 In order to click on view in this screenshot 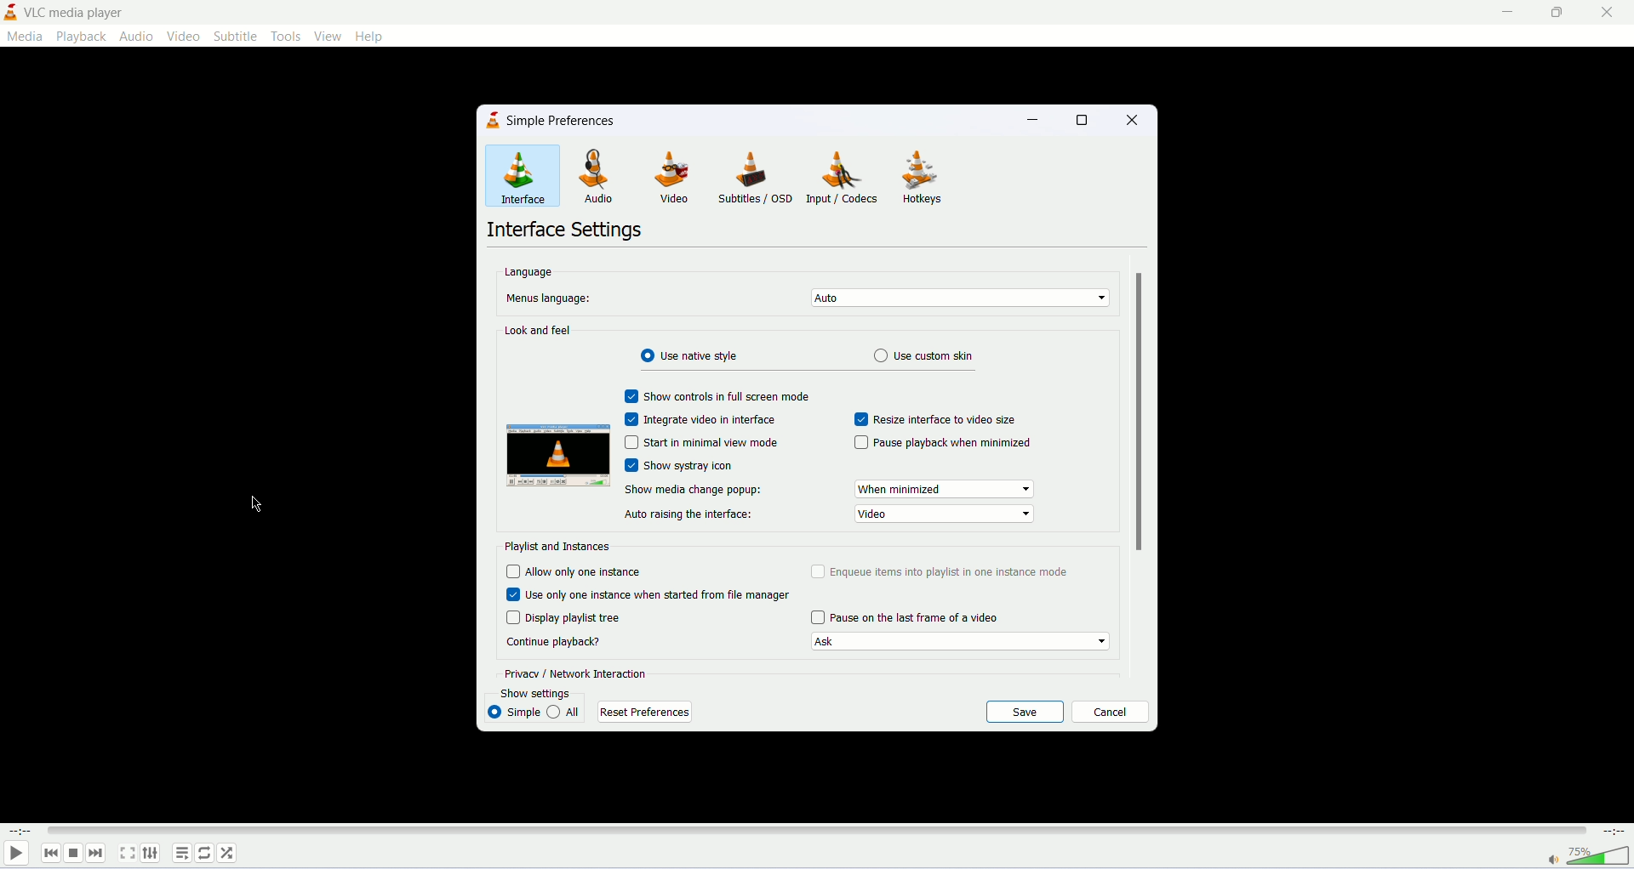, I will do `click(327, 35)`.